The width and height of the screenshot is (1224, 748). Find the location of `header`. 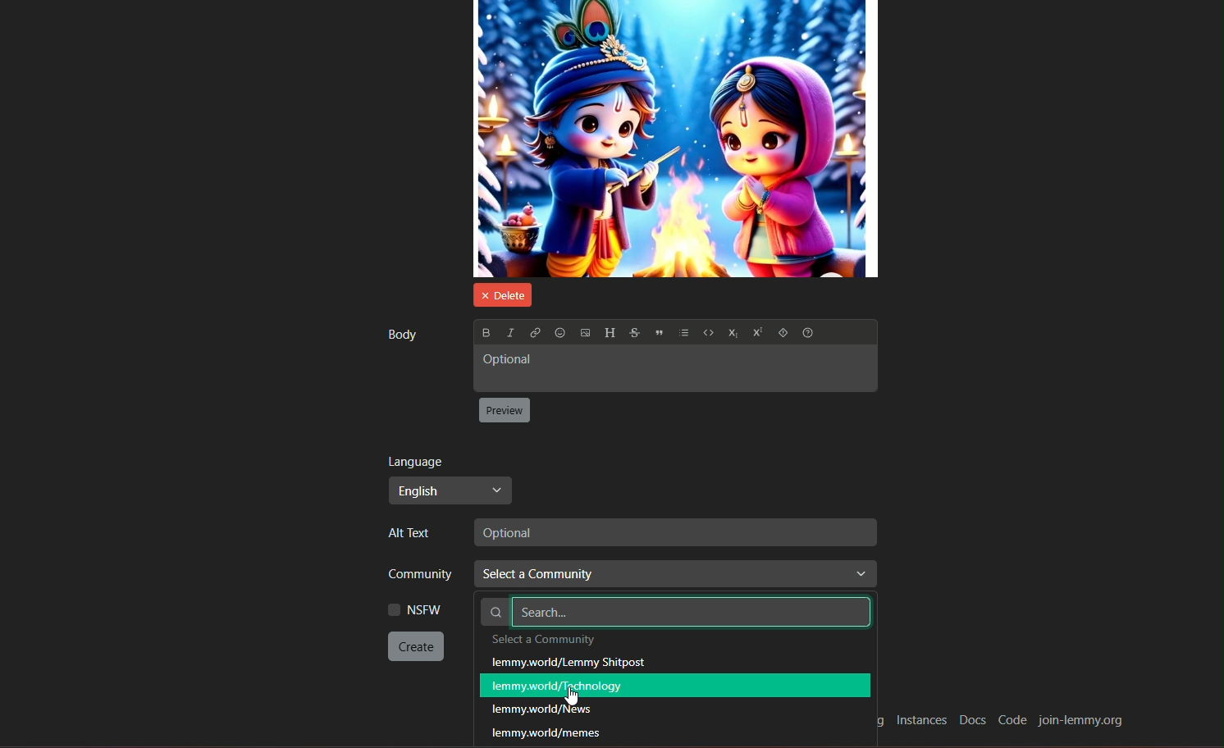

header is located at coordinates (610, 333).